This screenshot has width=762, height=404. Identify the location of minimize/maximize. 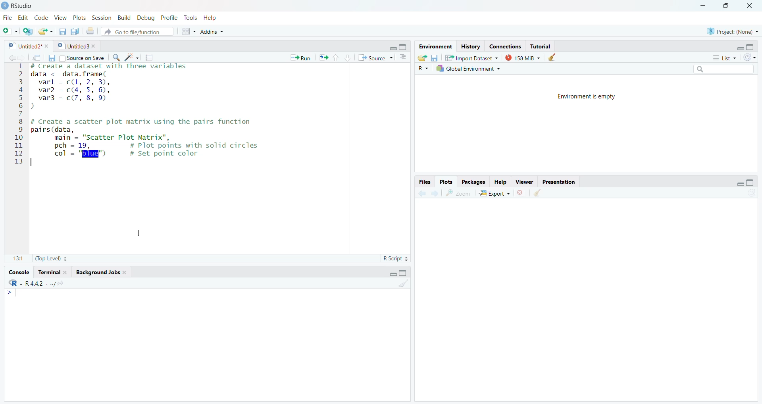
(747, 46).